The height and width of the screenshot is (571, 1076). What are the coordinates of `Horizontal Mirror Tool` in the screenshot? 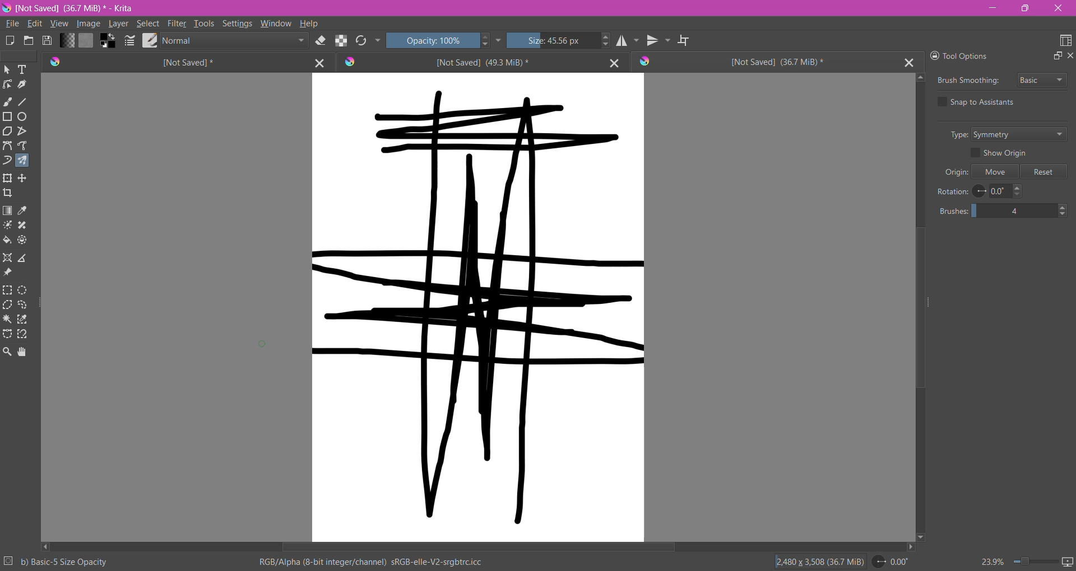 It's located at (627, 41).